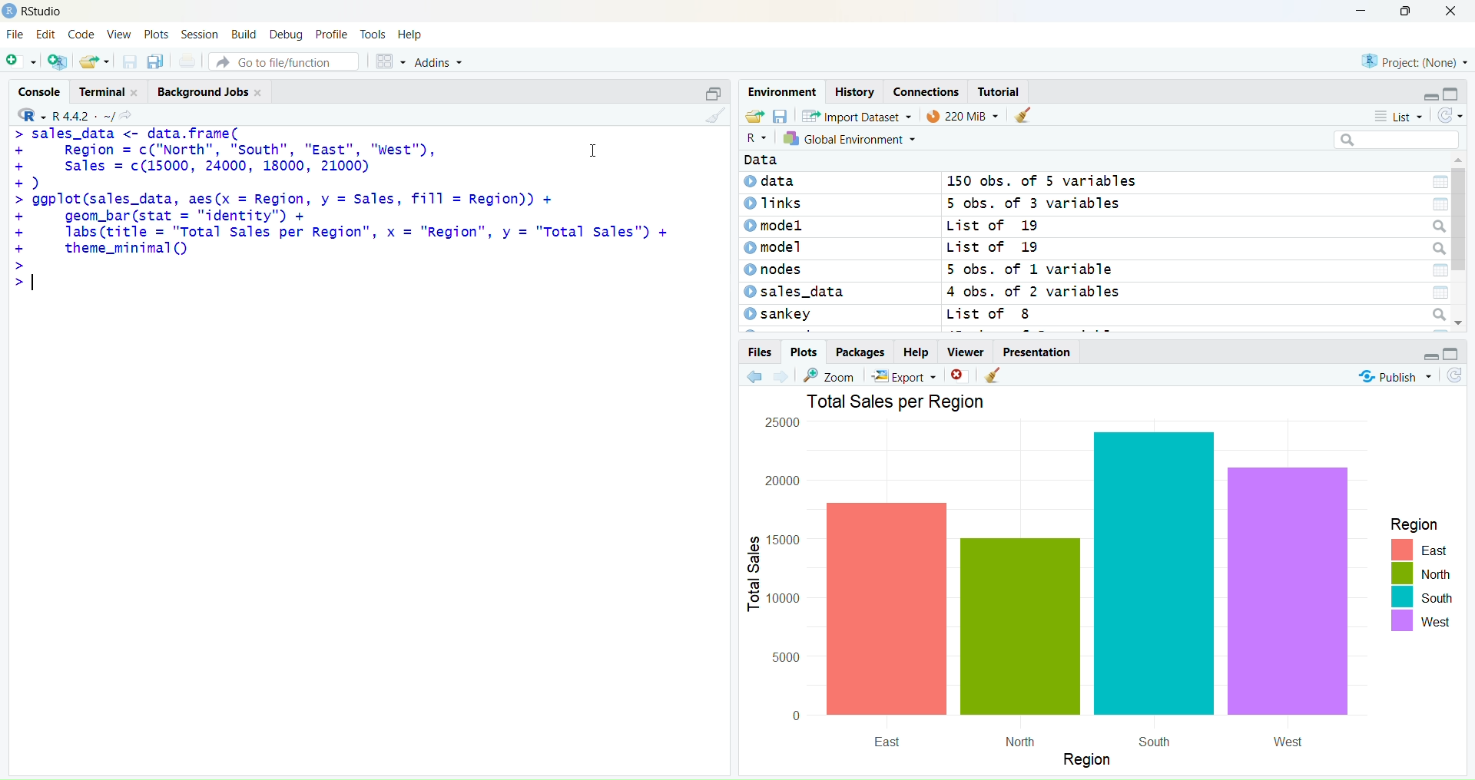 This screenshot has width=1475, height=780. I want to click on © data 150 obs. of 5 variables
© Tinks 5 obs. of 3 variables
© model List of 19

© model List of 19

© nodes 5 obs. of 1 variable

© sales_data 4 obs. of 2 variables
© sankey List of 8, so click(996, 254).